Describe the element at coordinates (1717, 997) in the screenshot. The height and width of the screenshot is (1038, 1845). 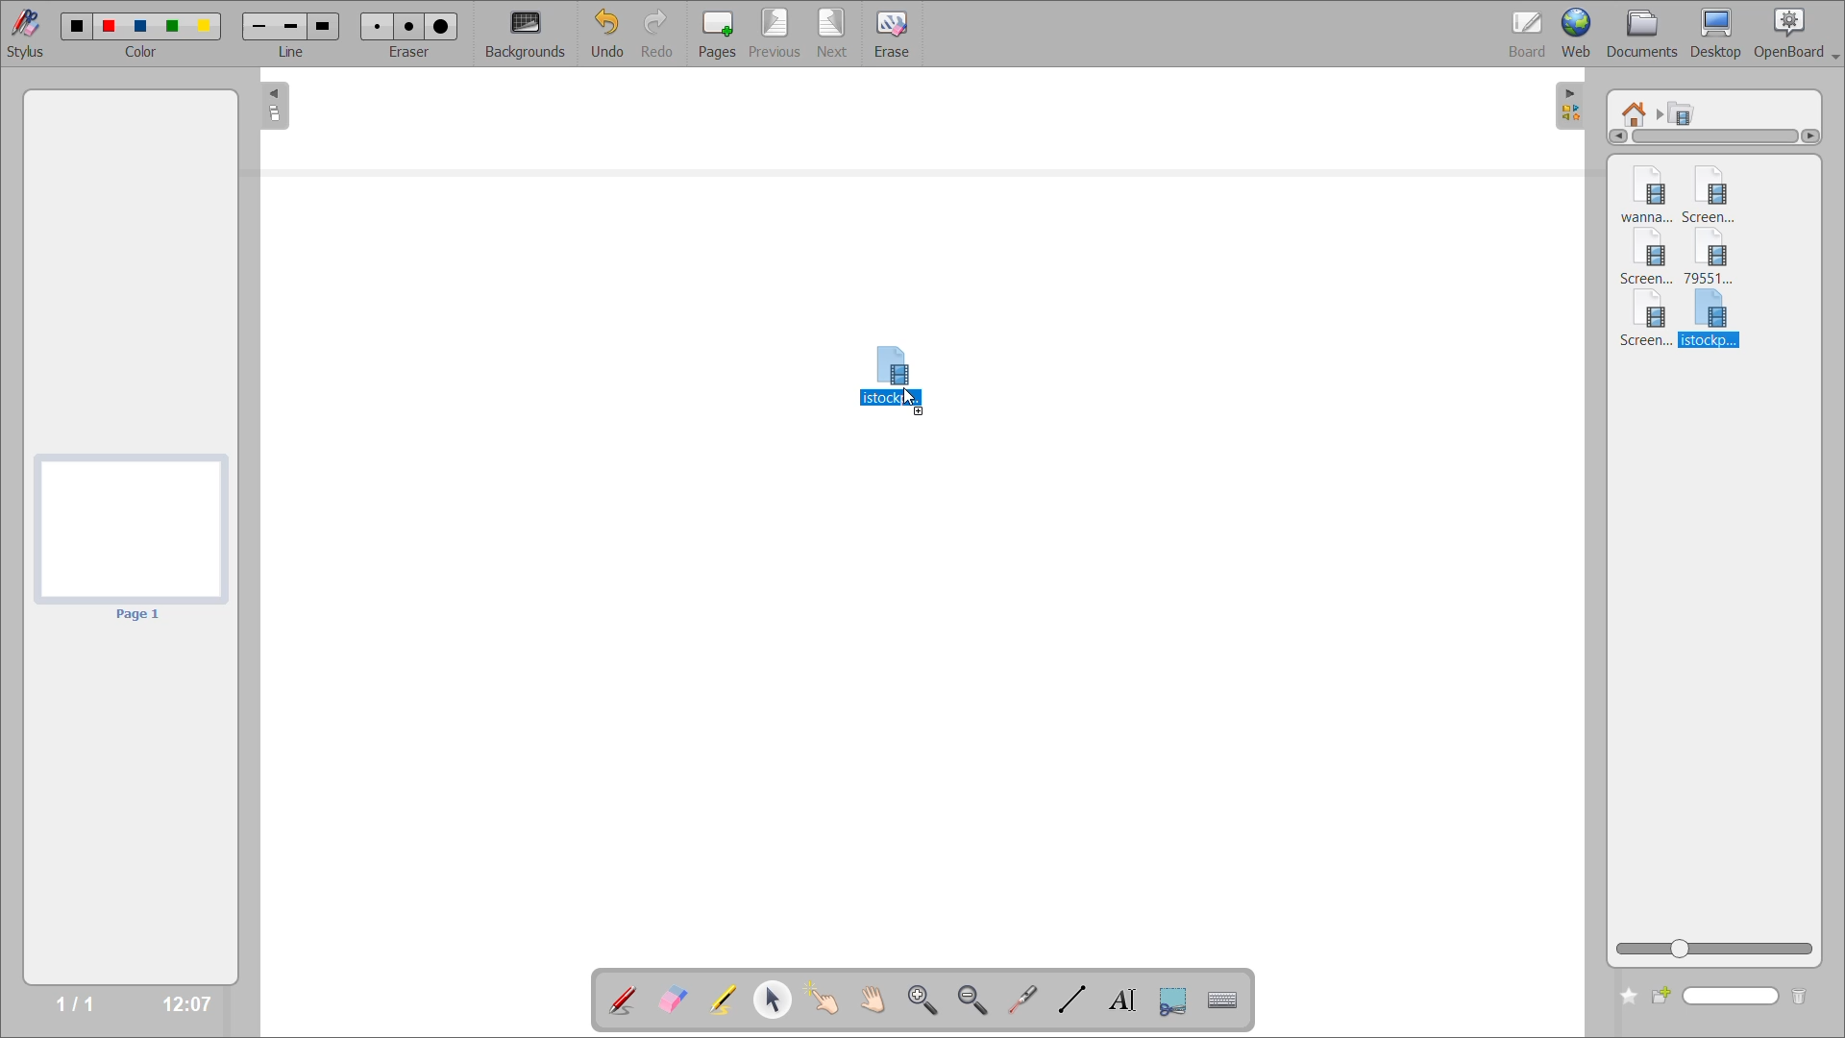
I see `name box` at that location.